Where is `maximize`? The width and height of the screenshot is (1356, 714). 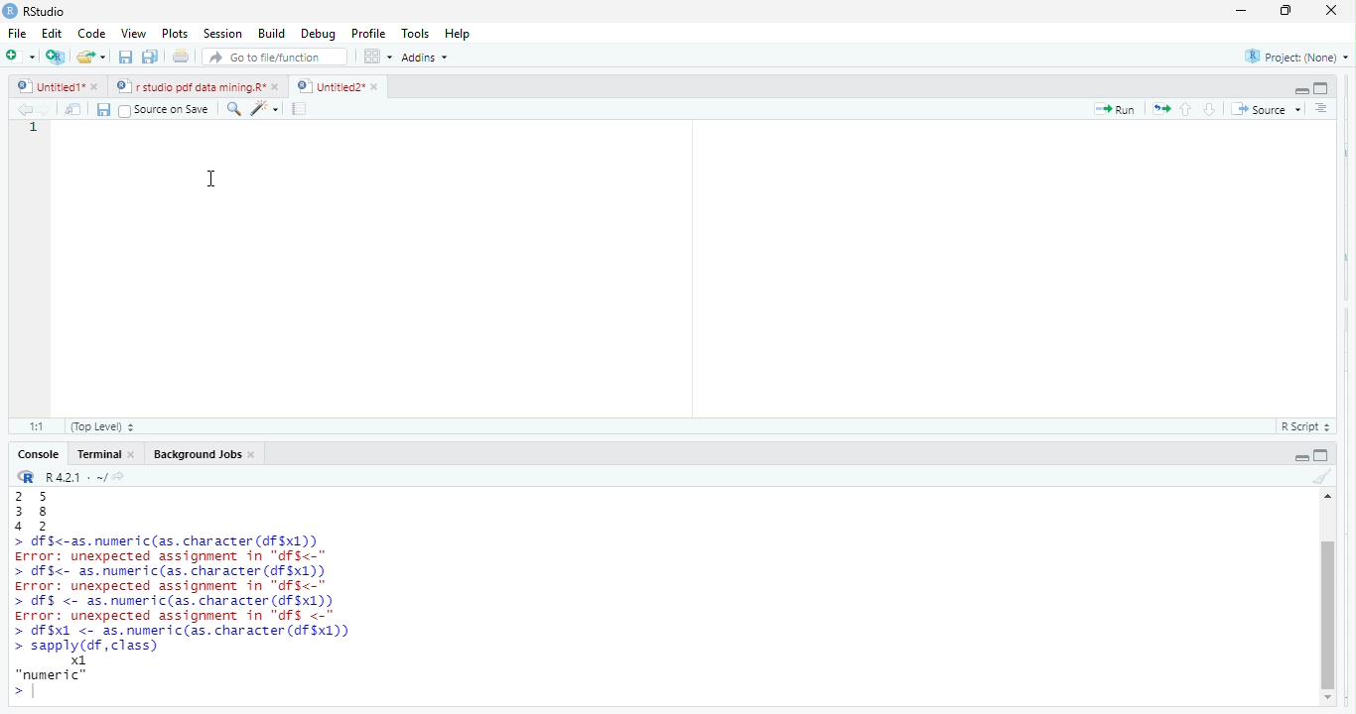 maximize is located at coordinates (1285, 11).